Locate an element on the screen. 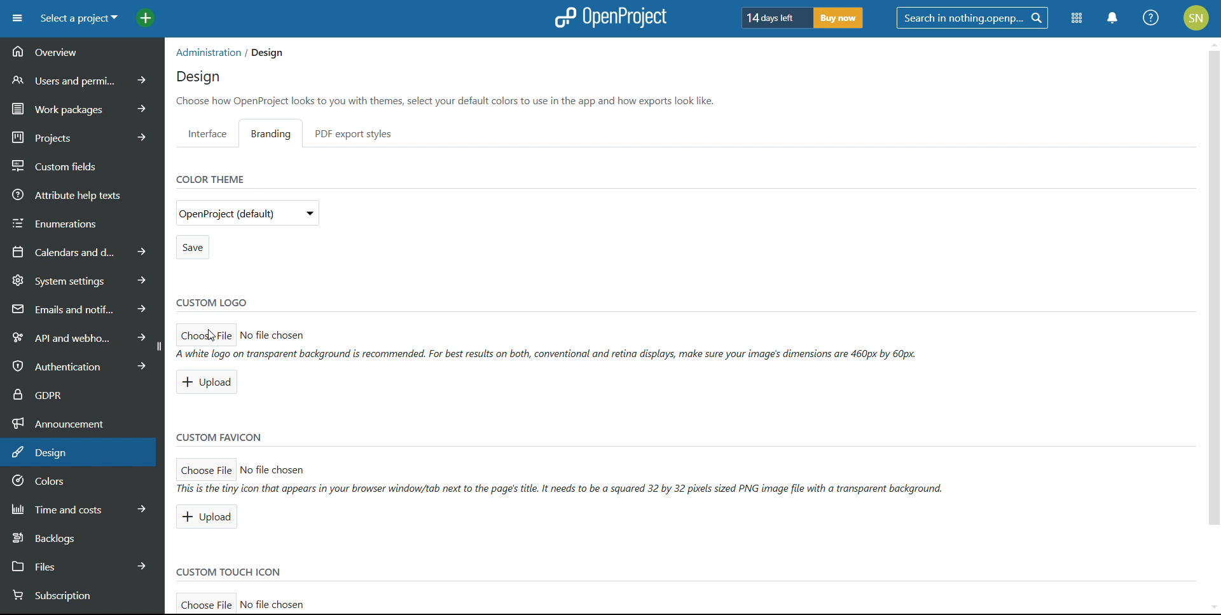 This screenshot has height=615, width=1221. modules is located at coordinates (1076, 19).